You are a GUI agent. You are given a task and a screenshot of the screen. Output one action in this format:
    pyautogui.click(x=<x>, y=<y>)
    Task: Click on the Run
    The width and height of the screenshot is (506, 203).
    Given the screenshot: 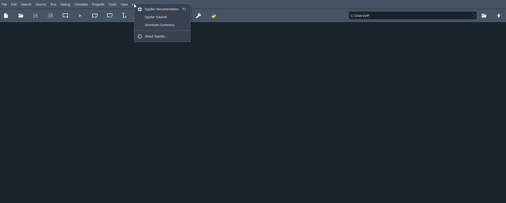 What is the action you would take?
    pyautogui.click(x=53, y=5)
    